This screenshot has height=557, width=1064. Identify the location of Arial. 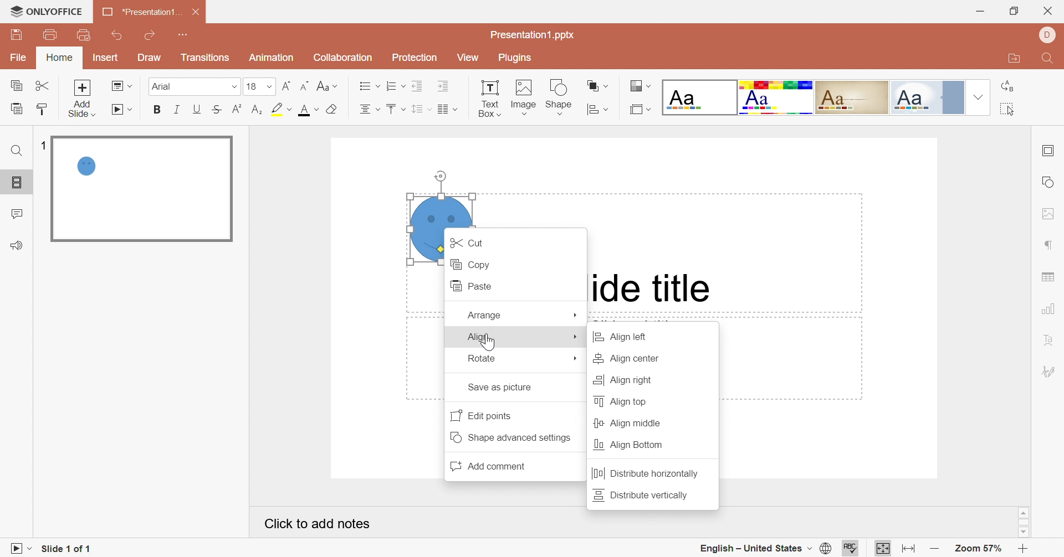
(180, 89).